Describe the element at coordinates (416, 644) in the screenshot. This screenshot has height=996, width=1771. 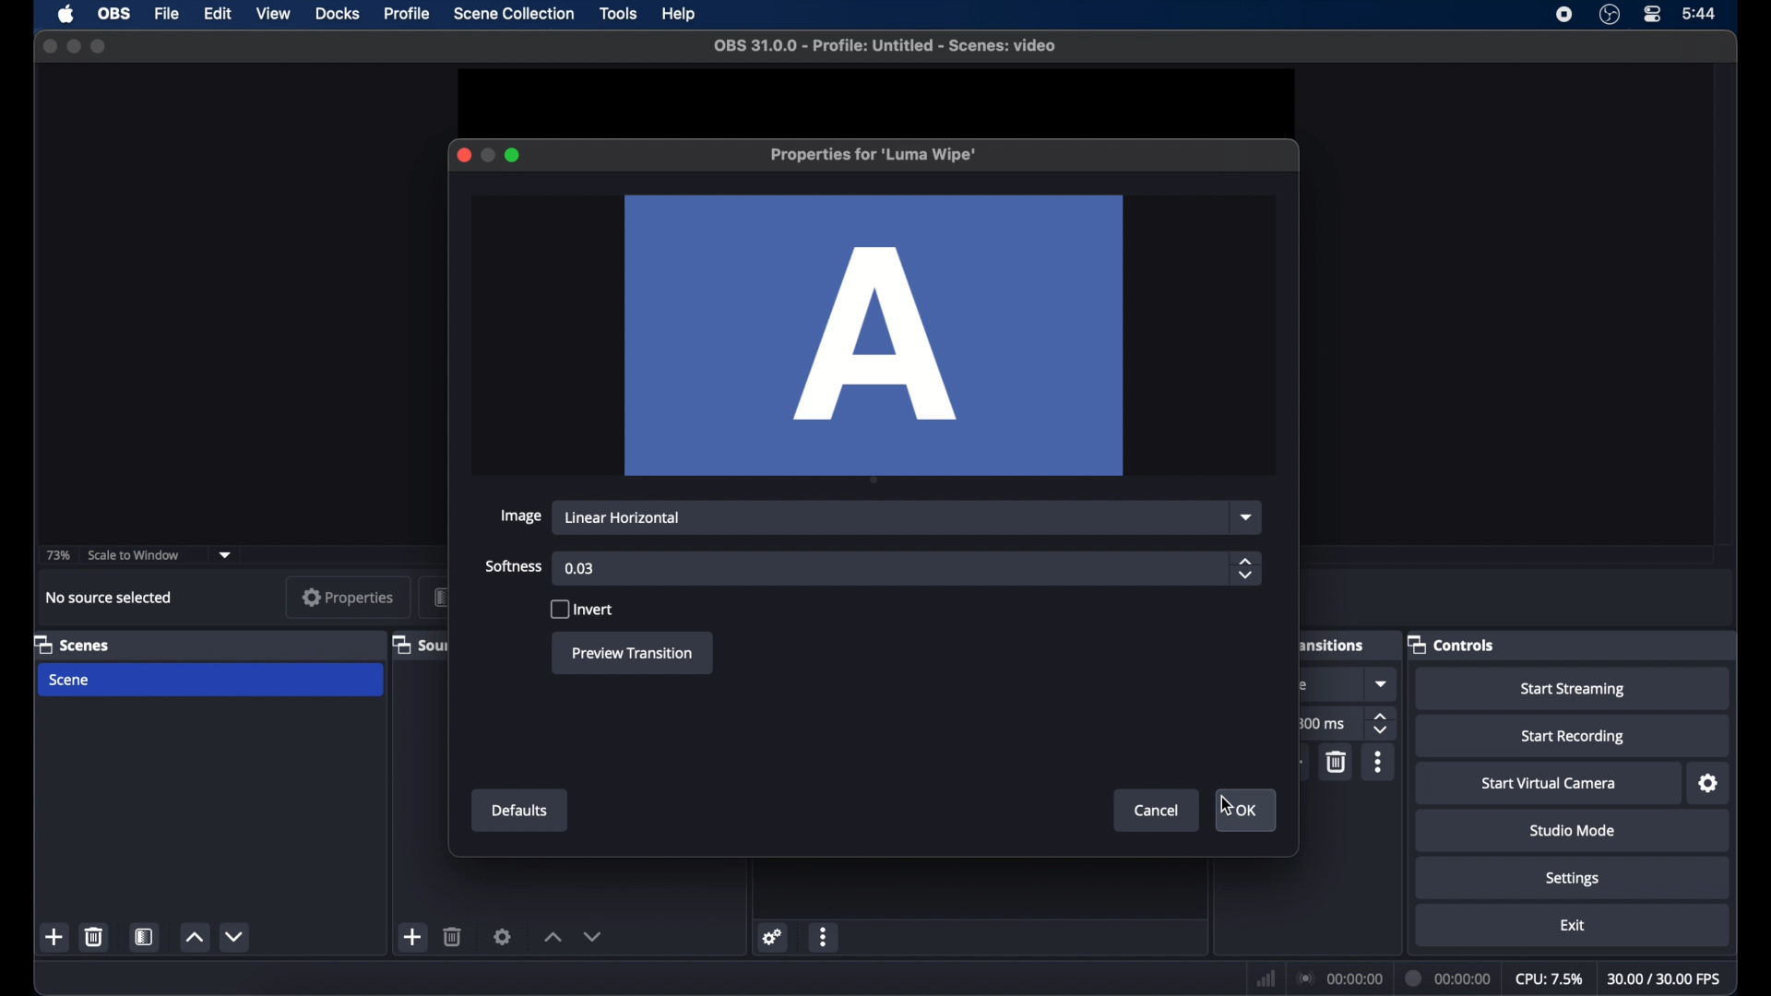
I see `sources` at that location.